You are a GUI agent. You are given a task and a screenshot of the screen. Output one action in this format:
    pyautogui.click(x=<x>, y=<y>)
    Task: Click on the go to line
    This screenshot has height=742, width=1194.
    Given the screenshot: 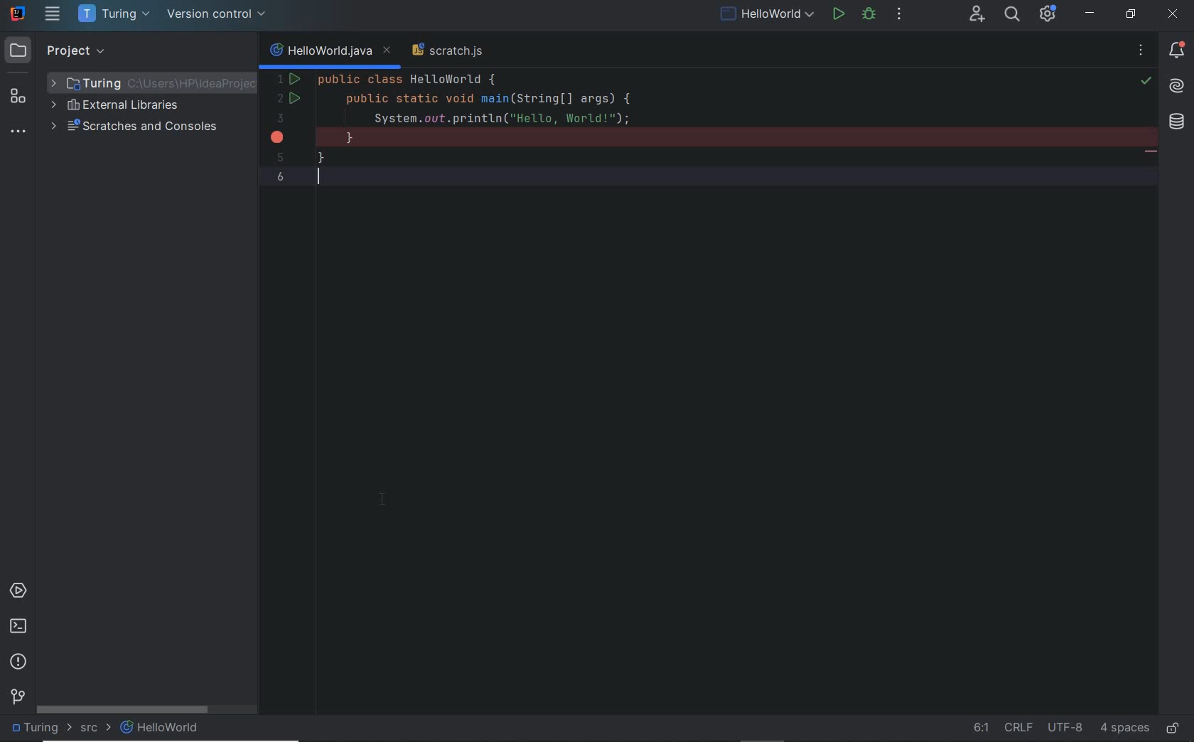 What is the action you would take?
    pyautogui.click(x=982, y=726)
    